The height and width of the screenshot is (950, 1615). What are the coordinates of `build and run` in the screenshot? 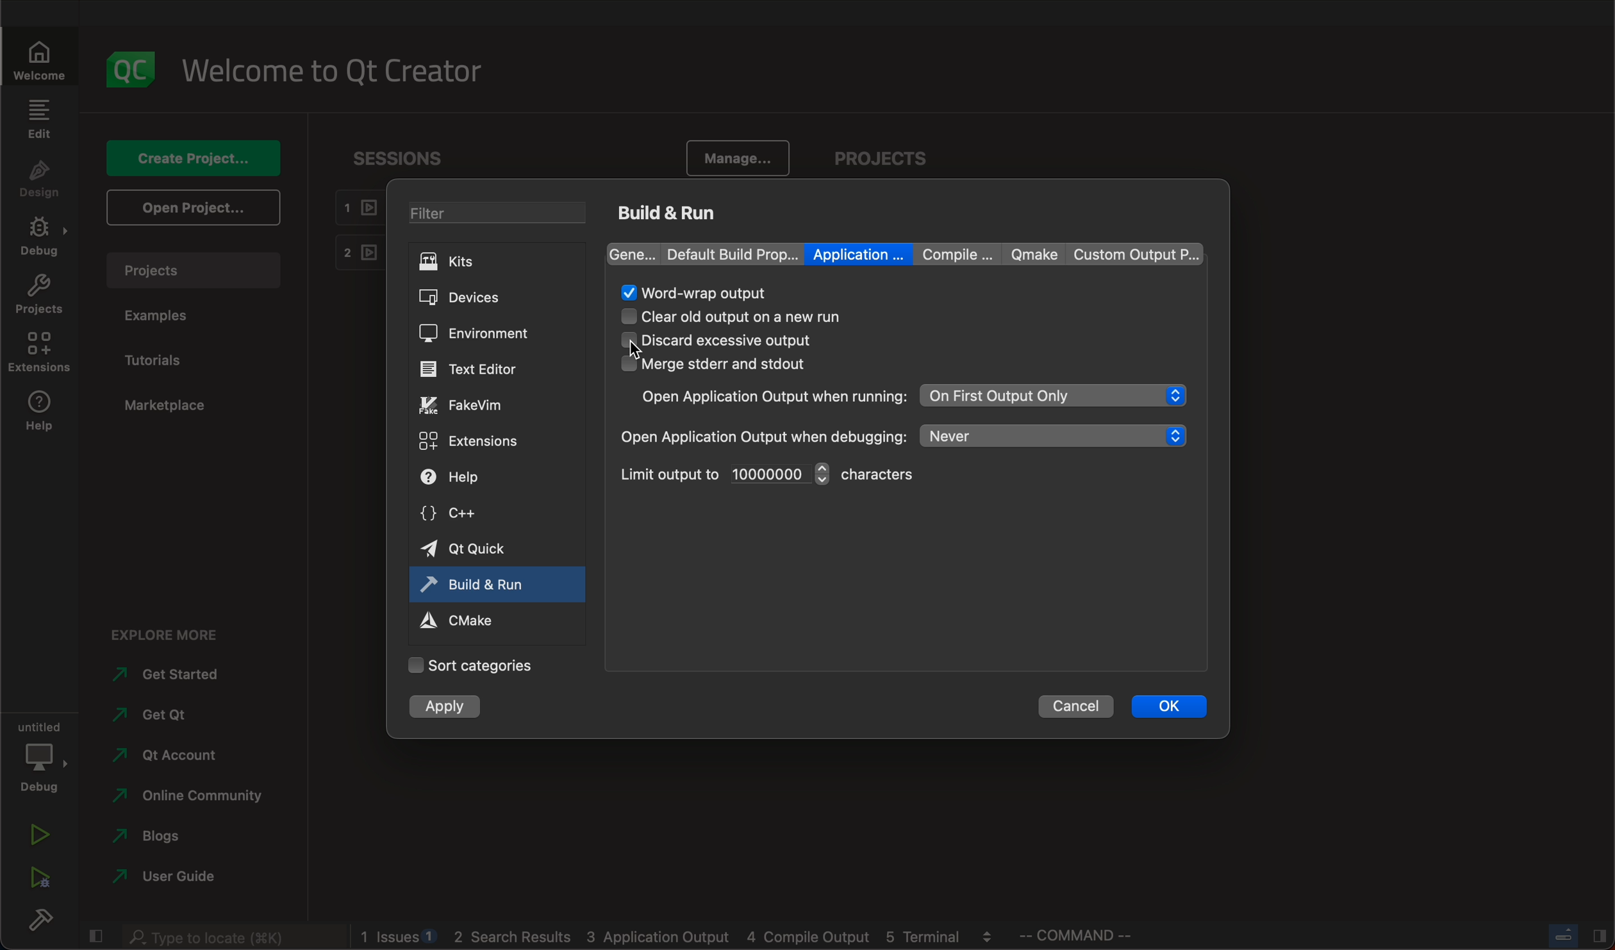 It's located at (477, 583).